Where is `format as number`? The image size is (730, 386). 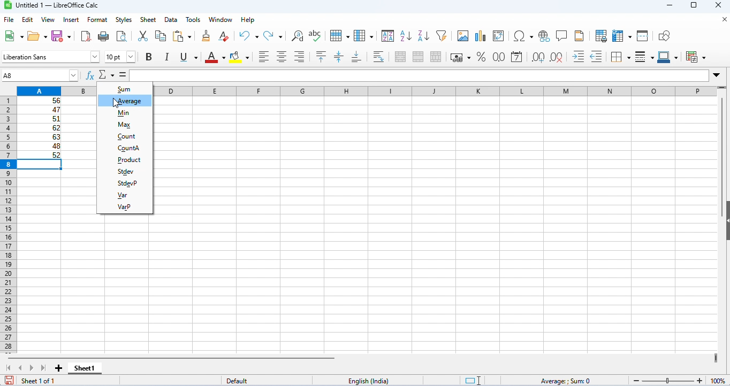
format as number is located at coordinates (498, 57).